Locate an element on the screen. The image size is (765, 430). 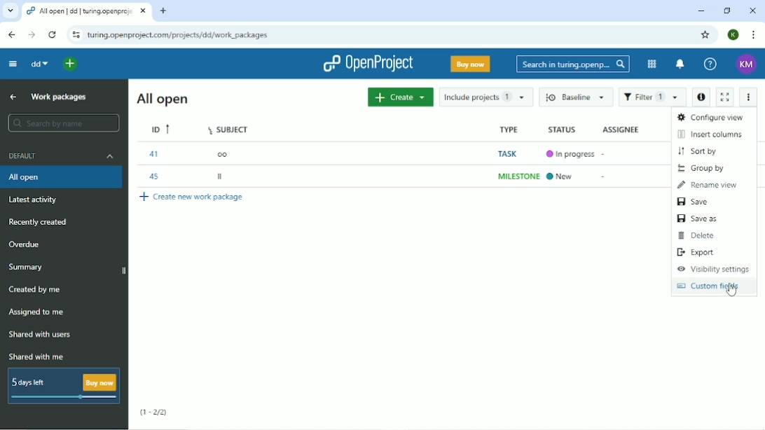
41 is located at coordinates (156, 154).